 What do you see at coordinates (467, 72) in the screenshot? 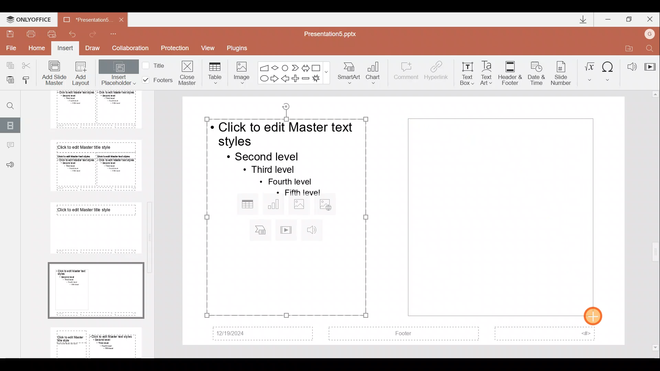
I see `Text box` at bounding box center [467, 72].